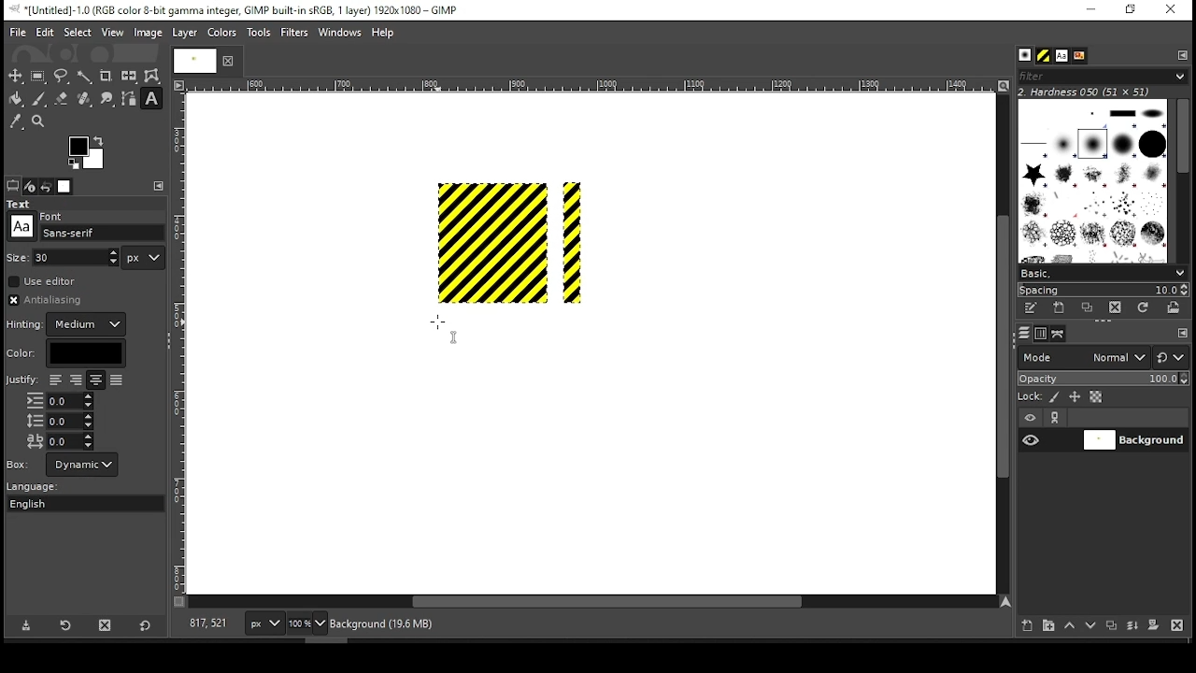 Image resolution: width=1196 pixels, height=673 pixels. I want to click on lock alpha channel, so click(1095, 397).